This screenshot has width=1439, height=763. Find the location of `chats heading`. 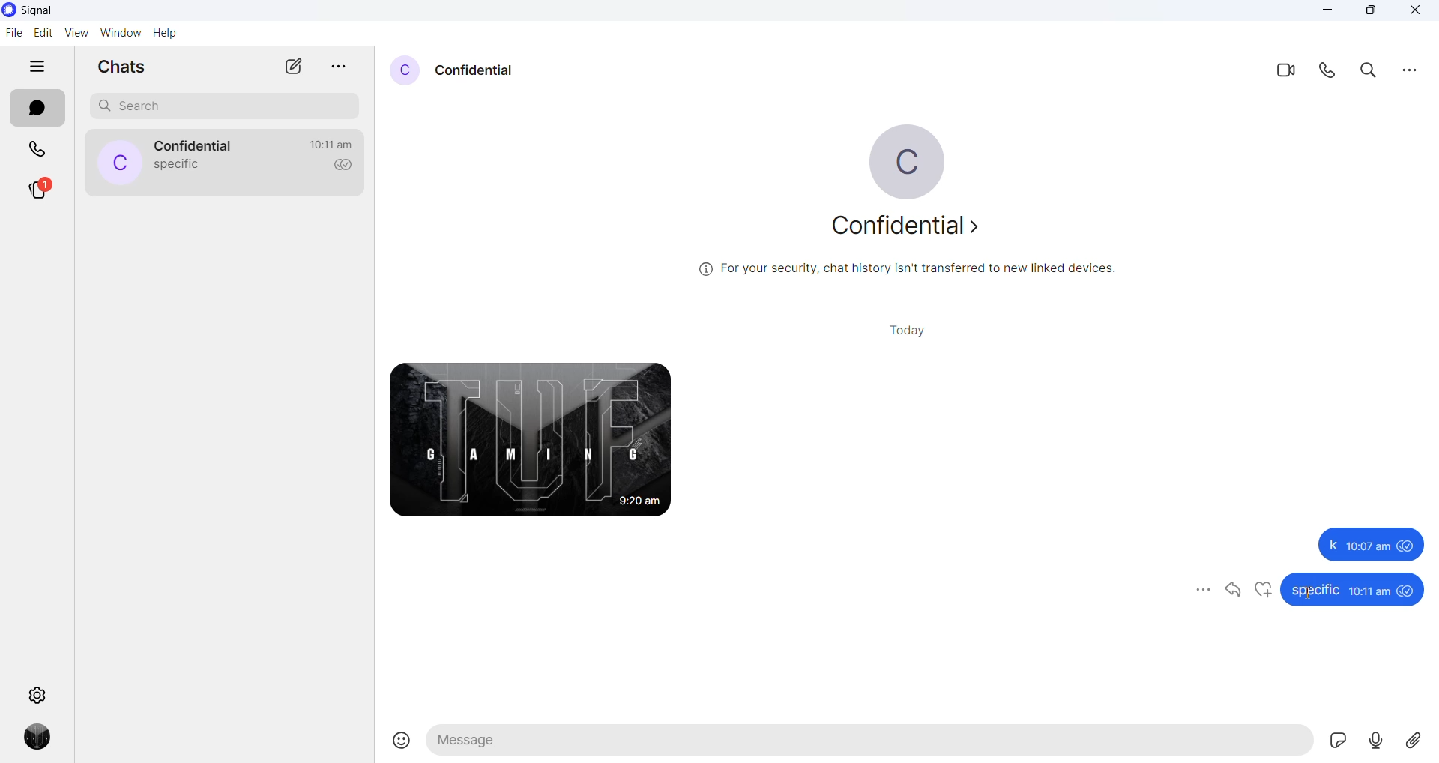

chats heading is located at coordinates (118, 67).